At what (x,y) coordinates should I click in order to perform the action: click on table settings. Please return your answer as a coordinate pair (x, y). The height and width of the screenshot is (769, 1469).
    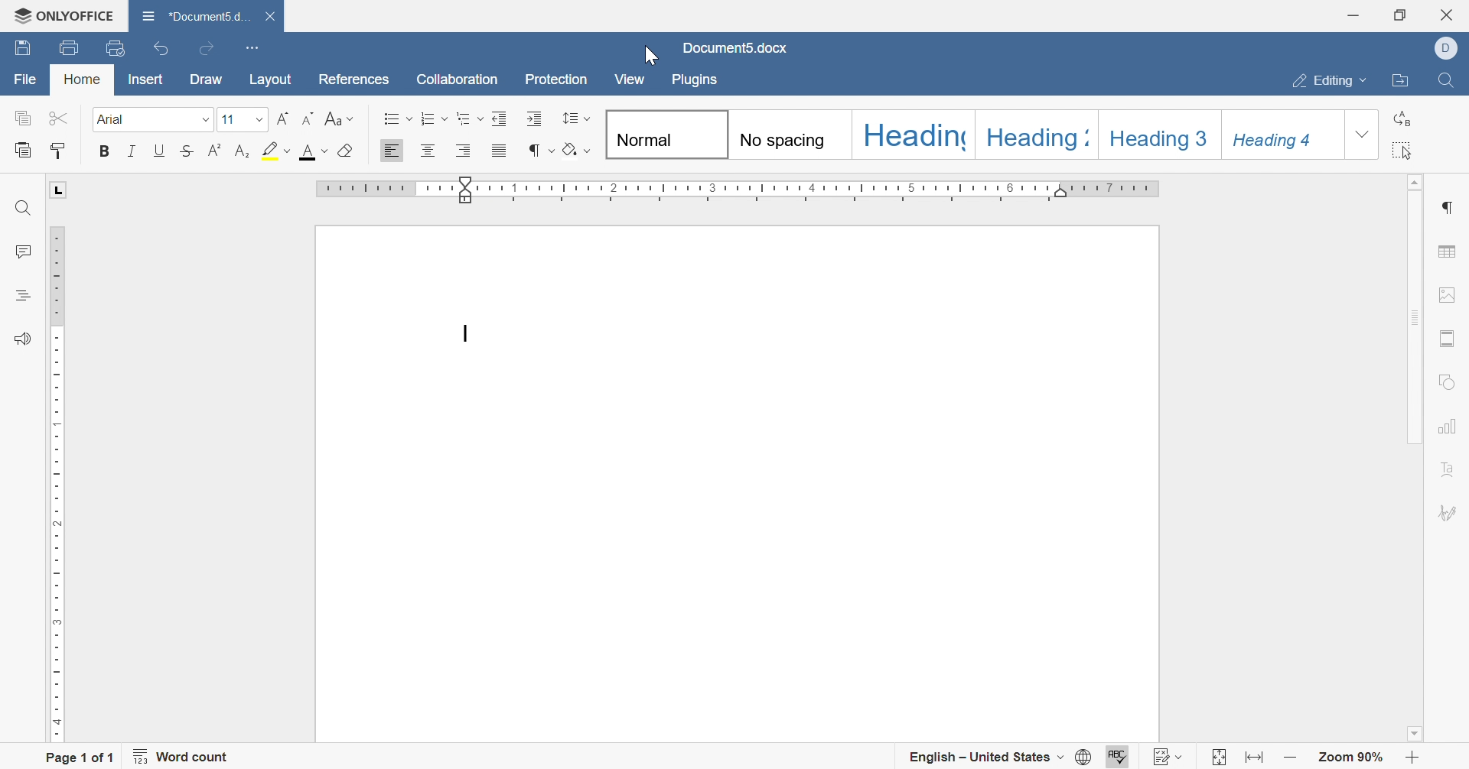
    Looking at the image, I should click on (1450, 252).